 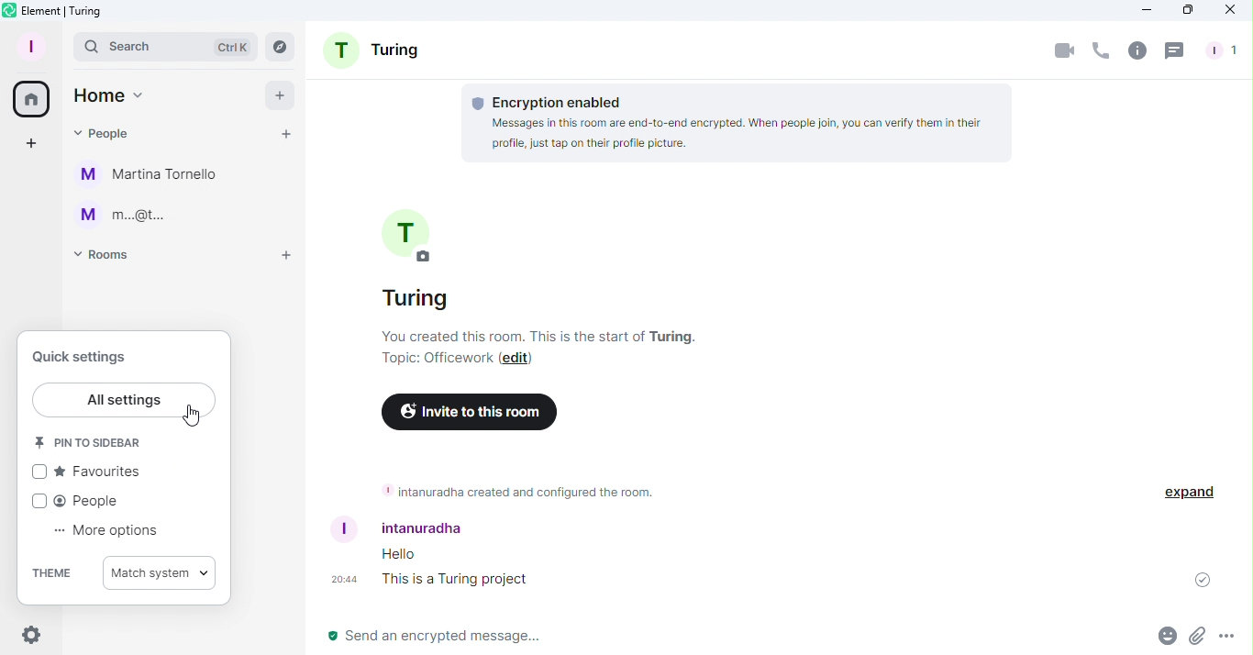 I want to click on Room information, so click(x=516, y=491).